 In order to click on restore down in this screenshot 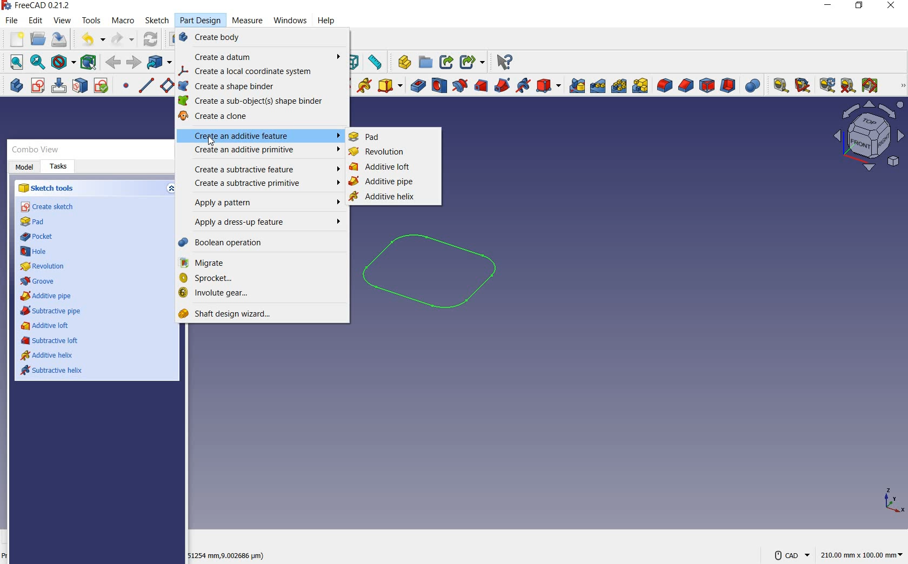, I will do `click(860, 7)`.